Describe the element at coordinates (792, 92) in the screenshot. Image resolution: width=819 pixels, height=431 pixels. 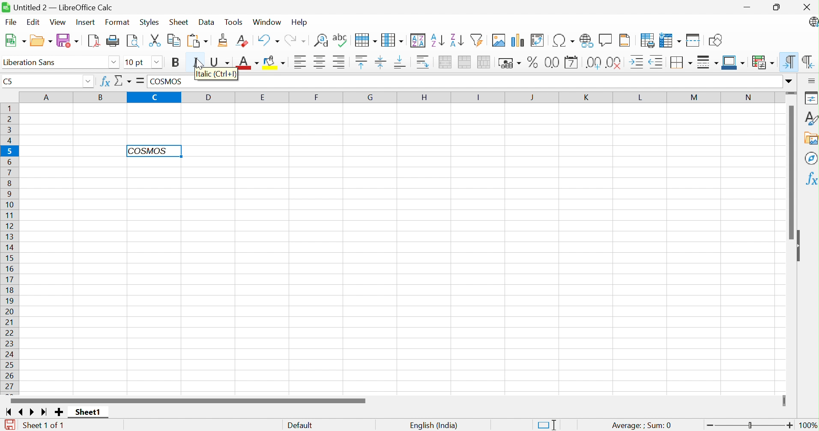
I see `Slider` at that location.